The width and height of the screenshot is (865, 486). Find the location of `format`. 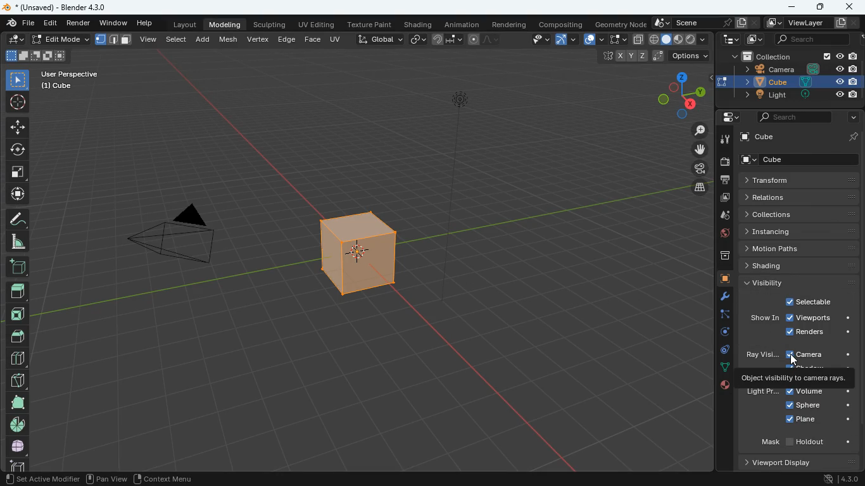

format is located at coordinates (117, 41).